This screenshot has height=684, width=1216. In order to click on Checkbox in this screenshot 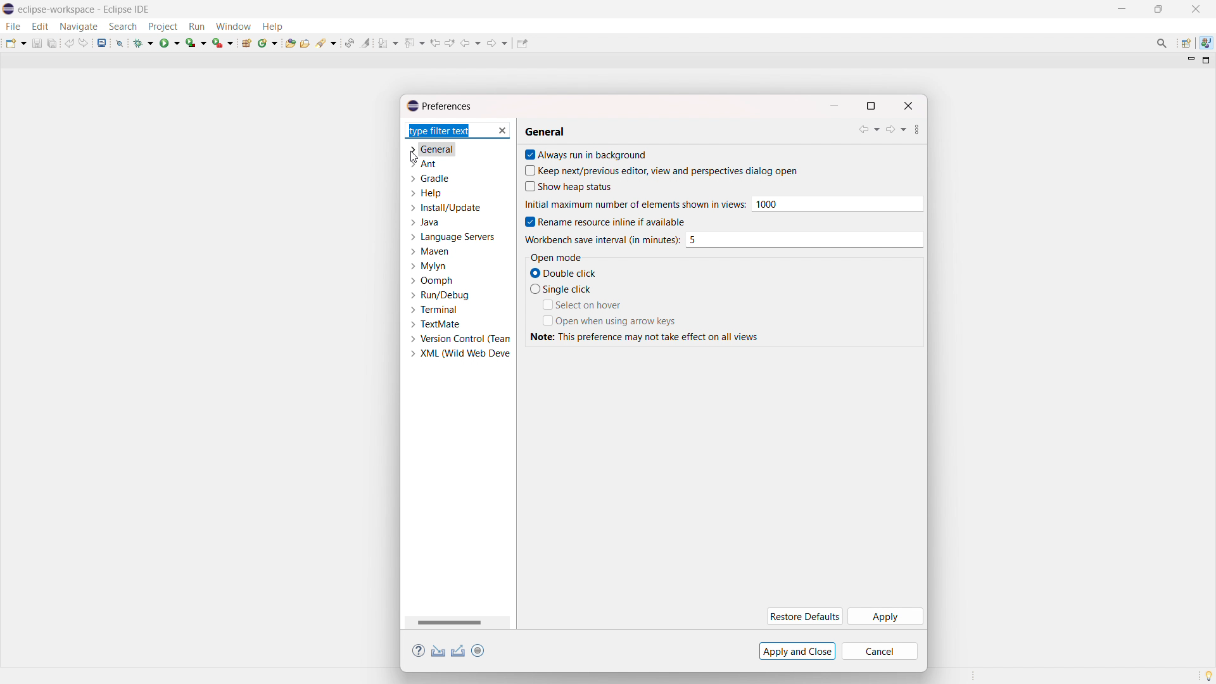, I will do `click(533, 272)`.